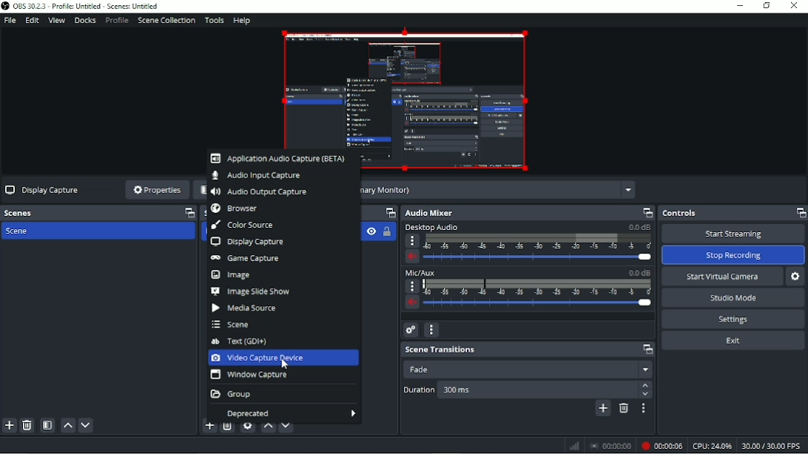 Image resolution: width=808 pixels, height=454 pixels. Describe the element at coordinates (646, 396) in the screenshot. I see `Down arrow` at that location.